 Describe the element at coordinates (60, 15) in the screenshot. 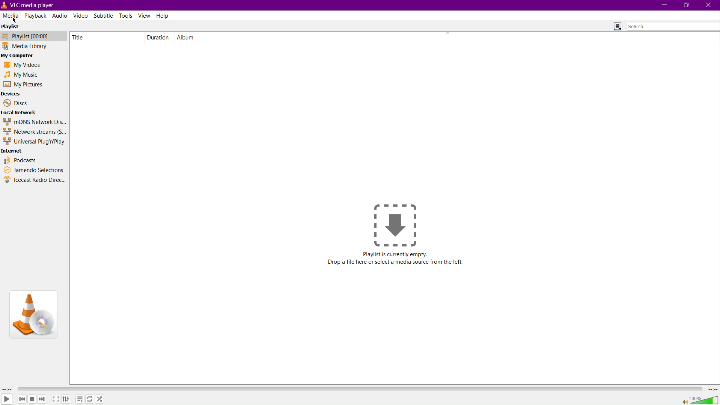

I see `Audio` at that location.